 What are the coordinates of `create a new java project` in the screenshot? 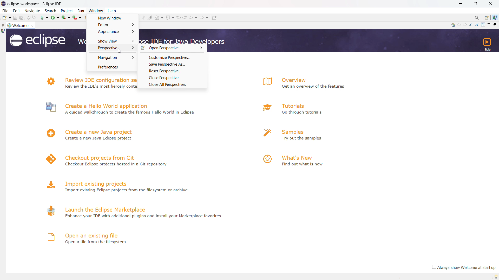 It's located at (100, 131).